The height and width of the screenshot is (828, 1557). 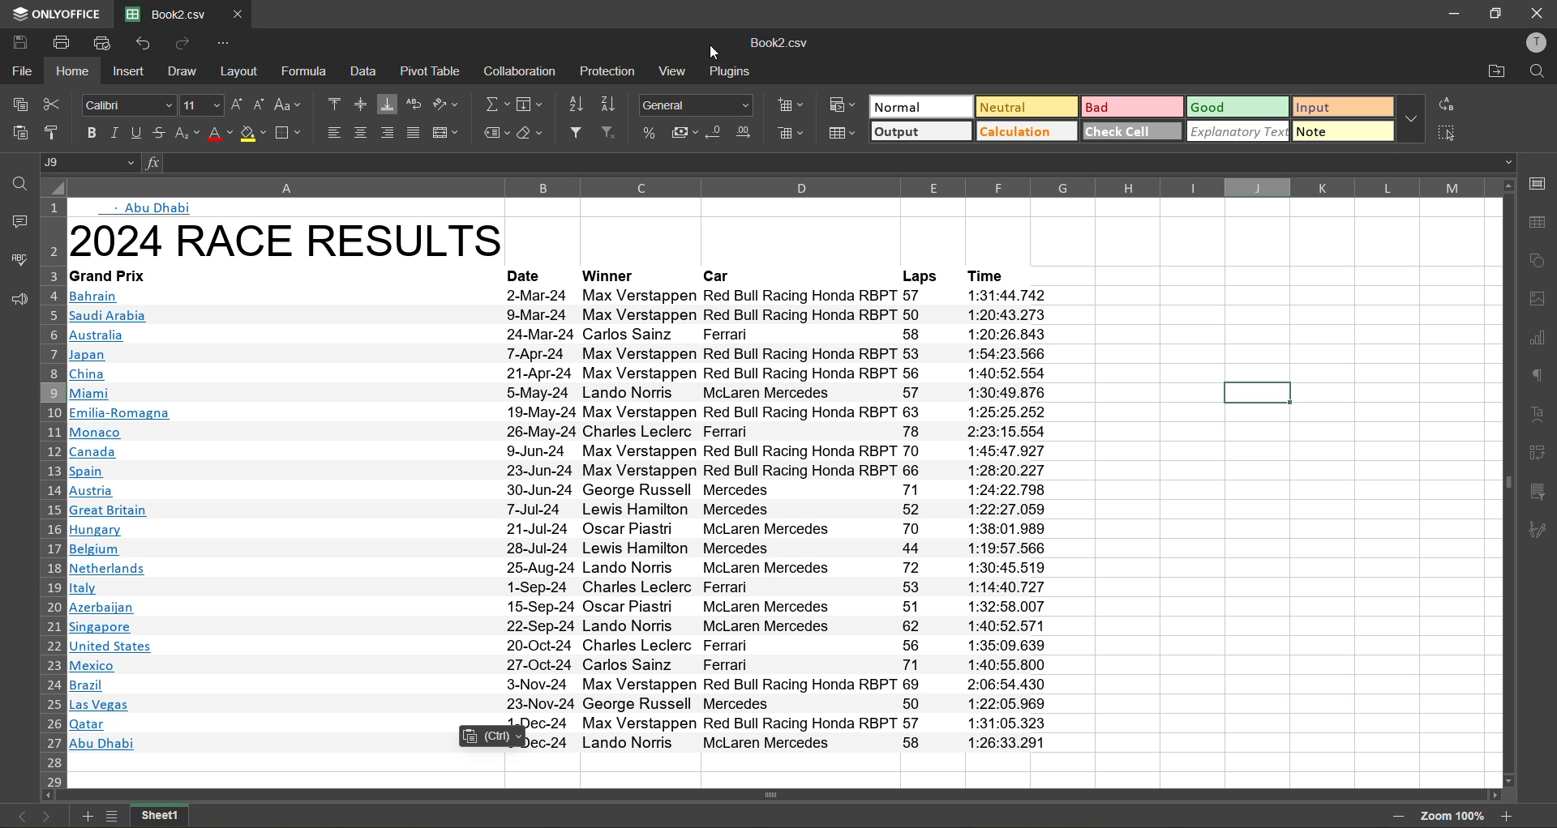 What do you see at coordinates (531, 105) in the screenshot?
I see `field` at bounding box center [531, 105].